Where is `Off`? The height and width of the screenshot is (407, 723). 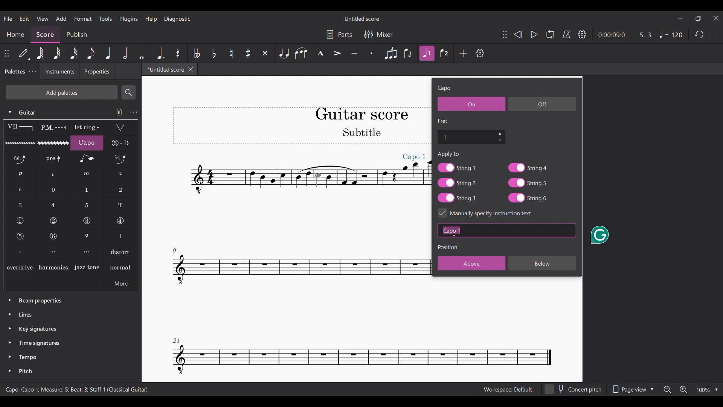
Off is located at coordinates (542, 104).